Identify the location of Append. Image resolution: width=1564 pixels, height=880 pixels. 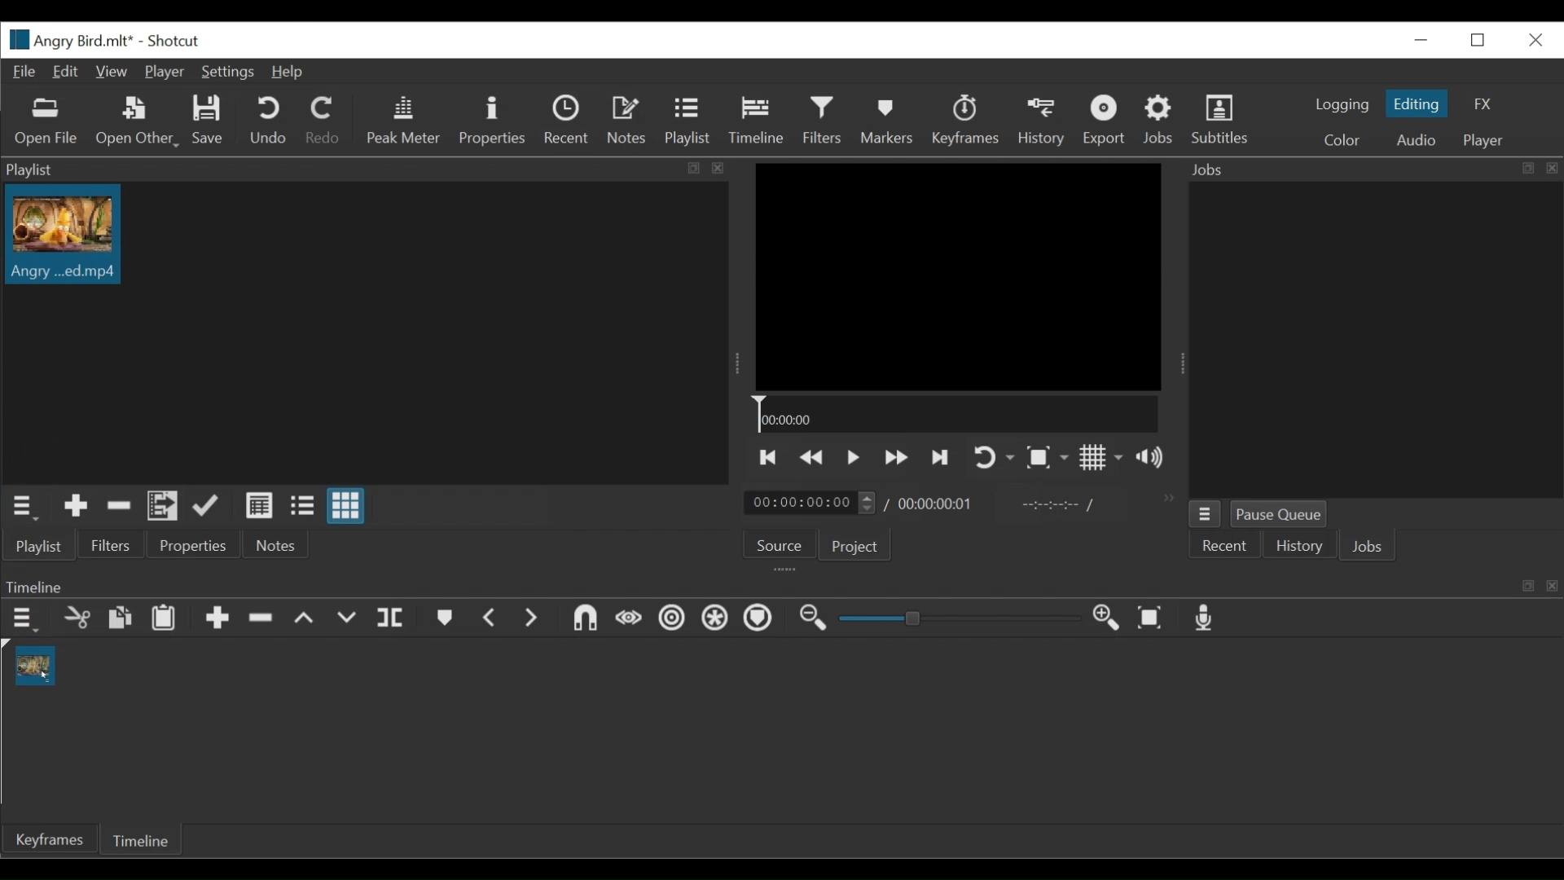
(219, 618).